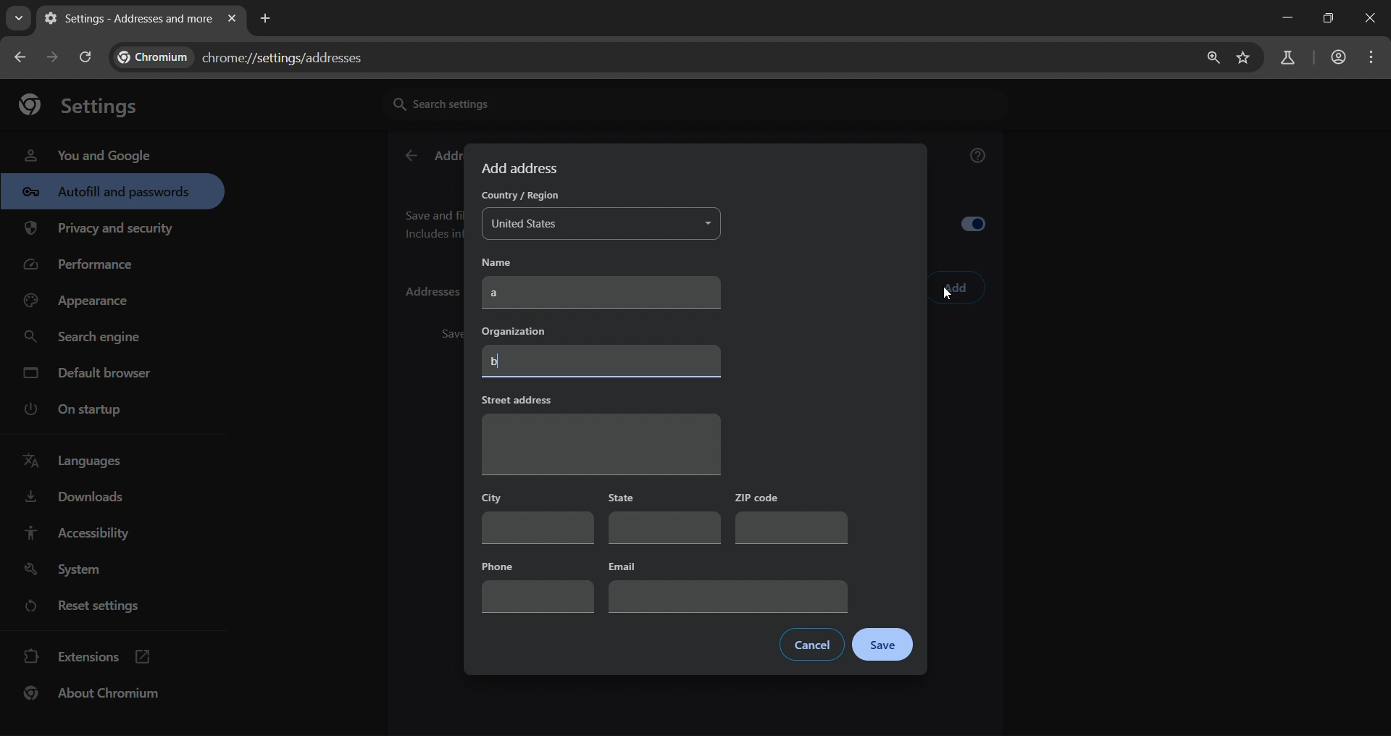  I want to click on add address, so click(522, 168).